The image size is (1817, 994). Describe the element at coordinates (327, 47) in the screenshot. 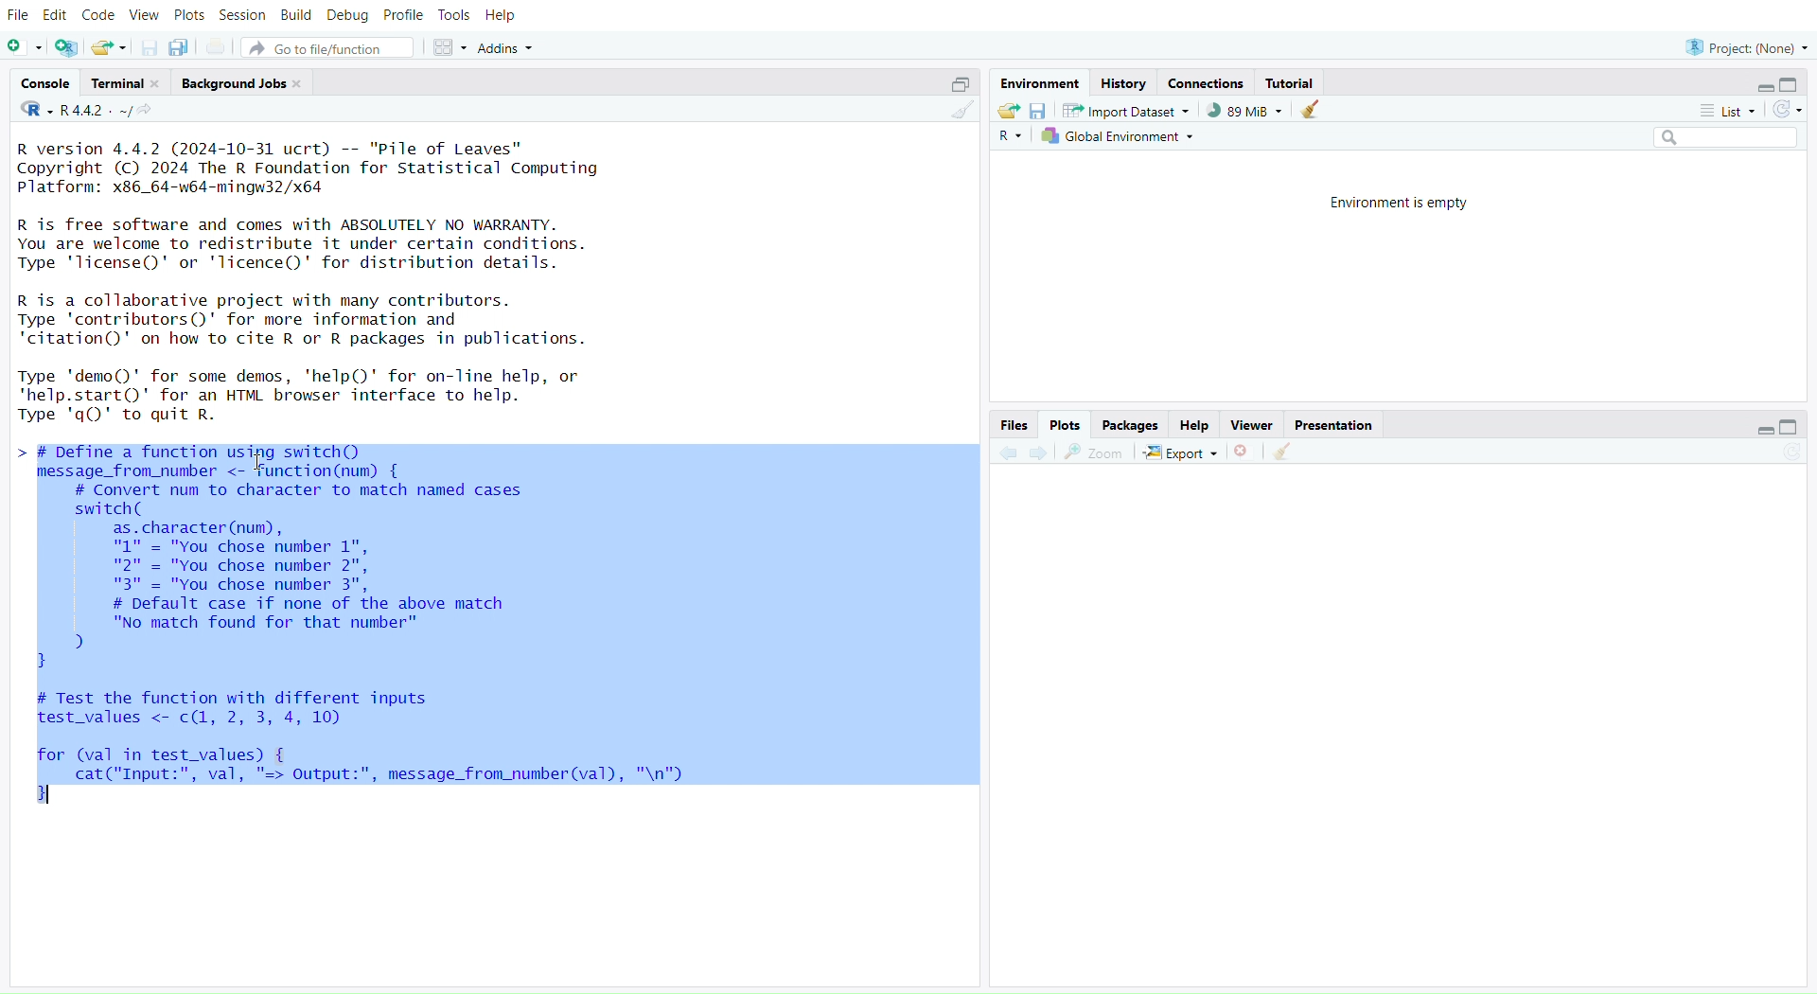

I see `Go to file/function` at that location.